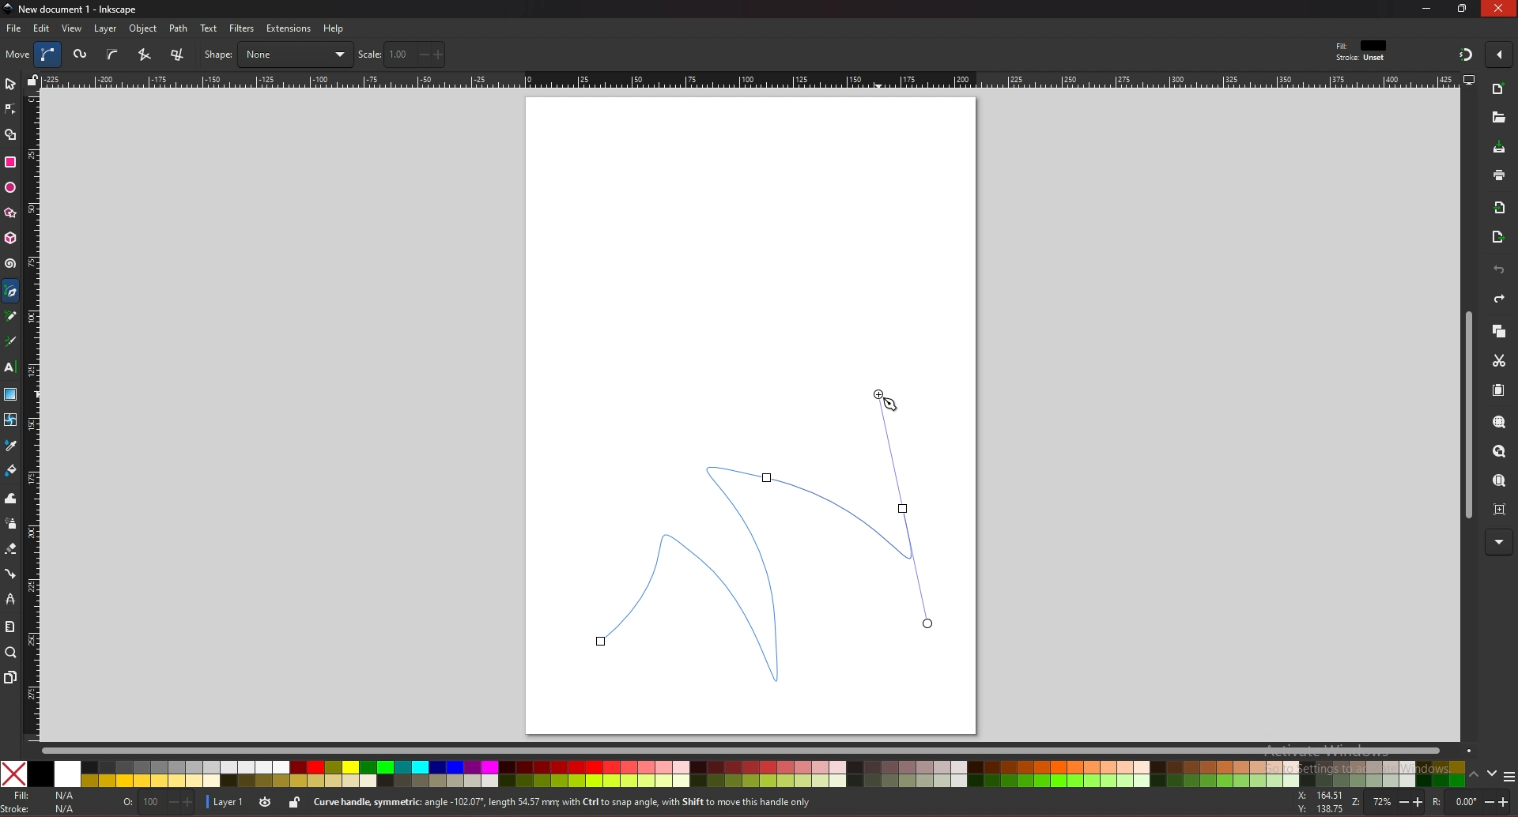 The width and height of the screenshot is (1518, 817). Describe the element at coordinates (1503, 208) in the screenshot. I see `import` at that location.